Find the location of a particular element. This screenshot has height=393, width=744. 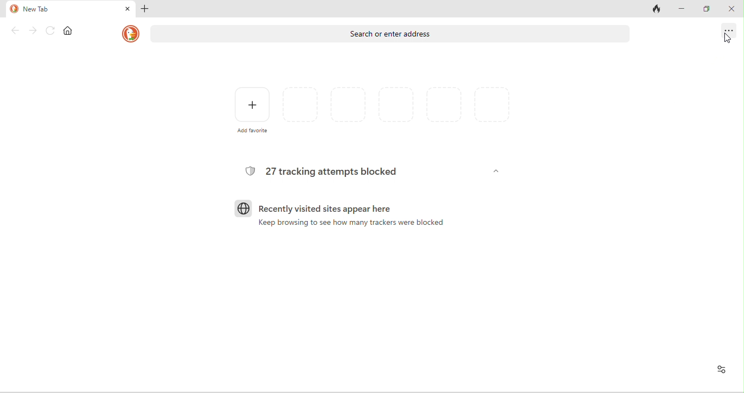

minimize is located at coordinates (682, 8).